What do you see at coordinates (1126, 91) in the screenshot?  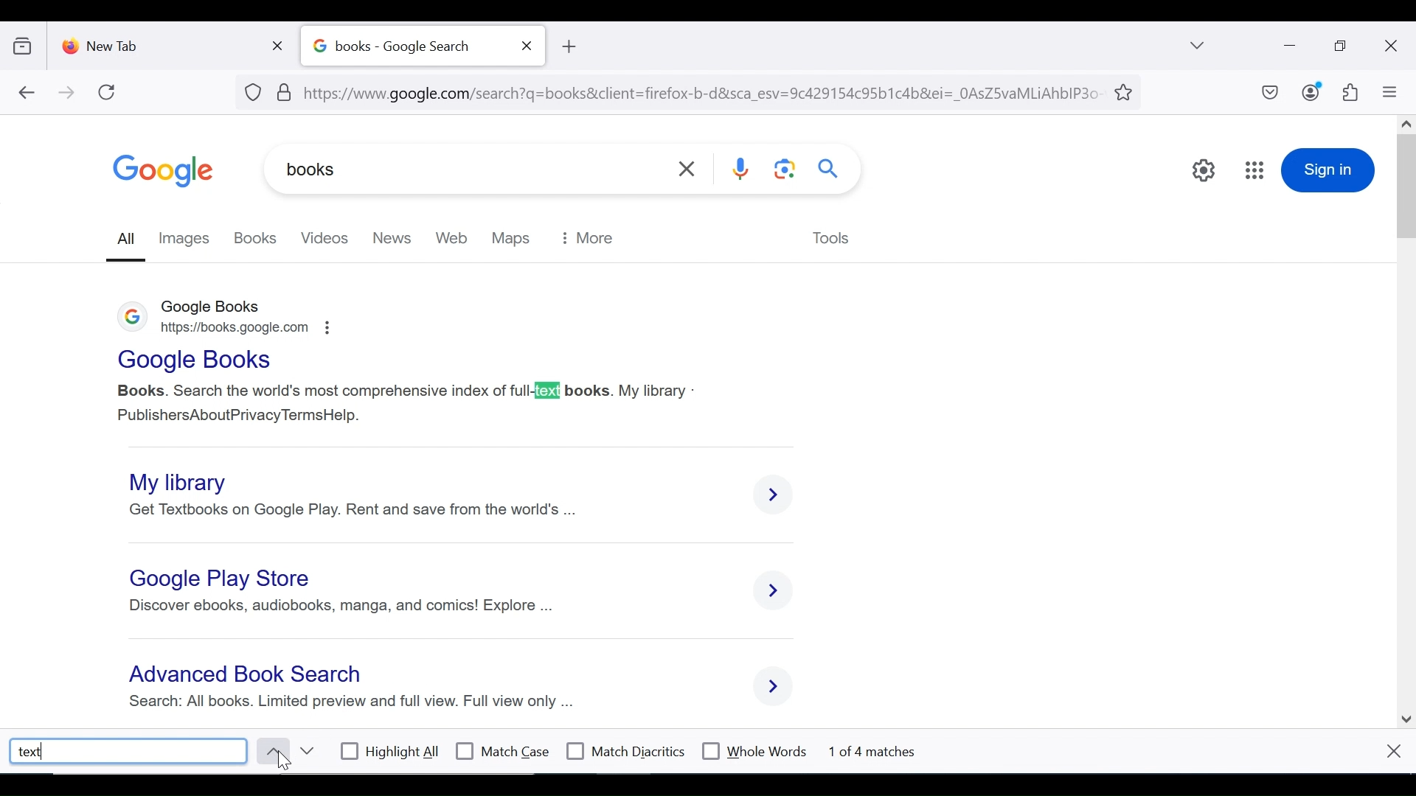 I see `bookmark this tab` at bounding box center [1126, 91].